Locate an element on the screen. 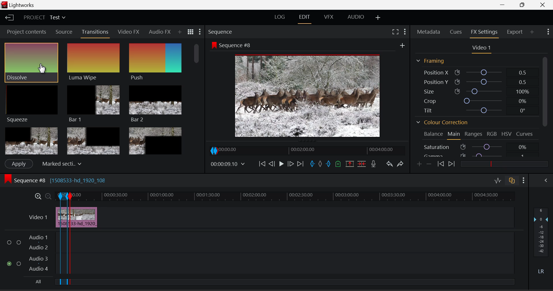  Add Panel is located at coordinates (179, 32).